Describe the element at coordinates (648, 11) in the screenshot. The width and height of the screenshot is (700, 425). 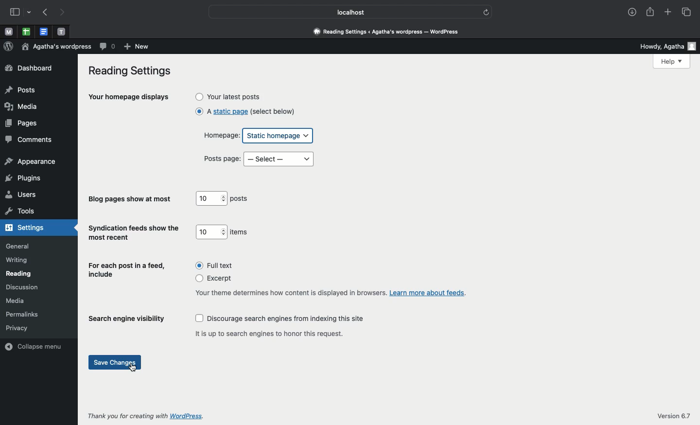
I see `Share` at that location.